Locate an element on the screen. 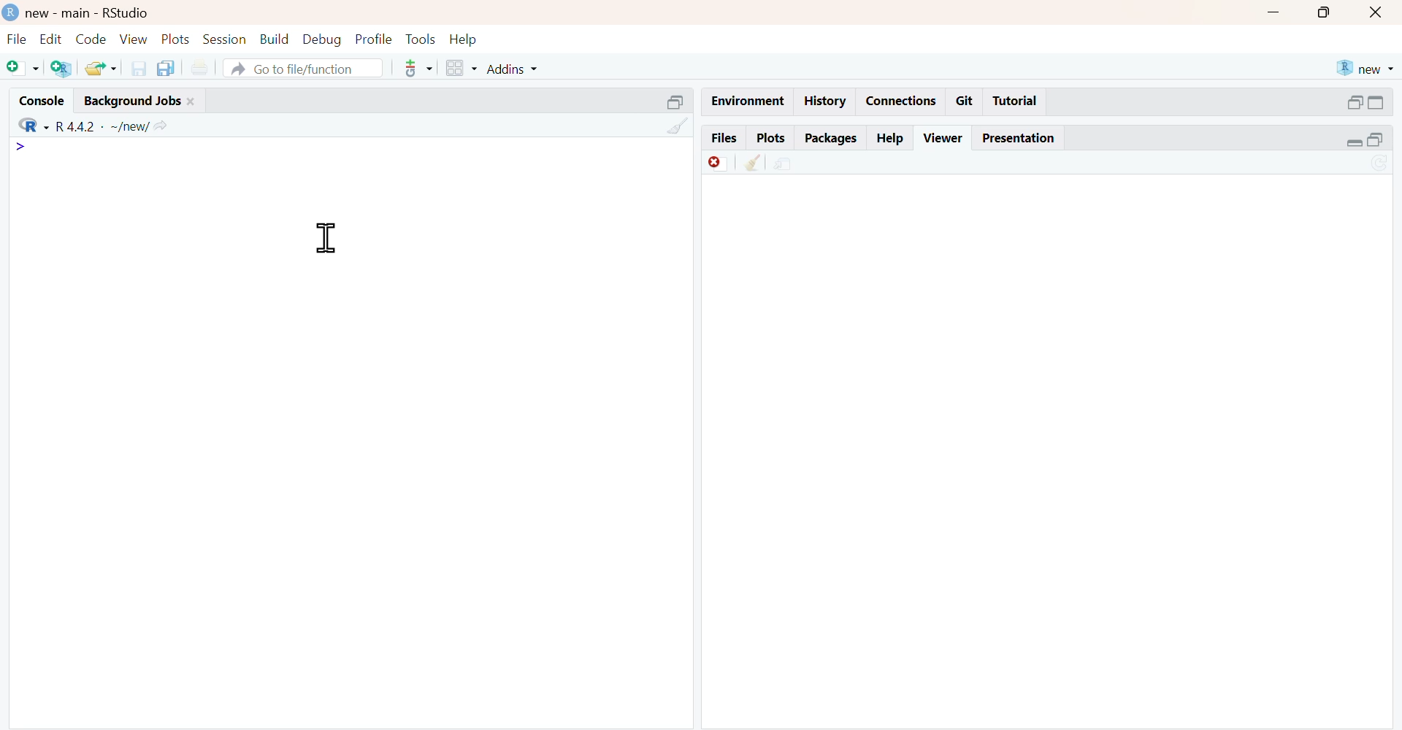  R is located at coordinates (34, 125).